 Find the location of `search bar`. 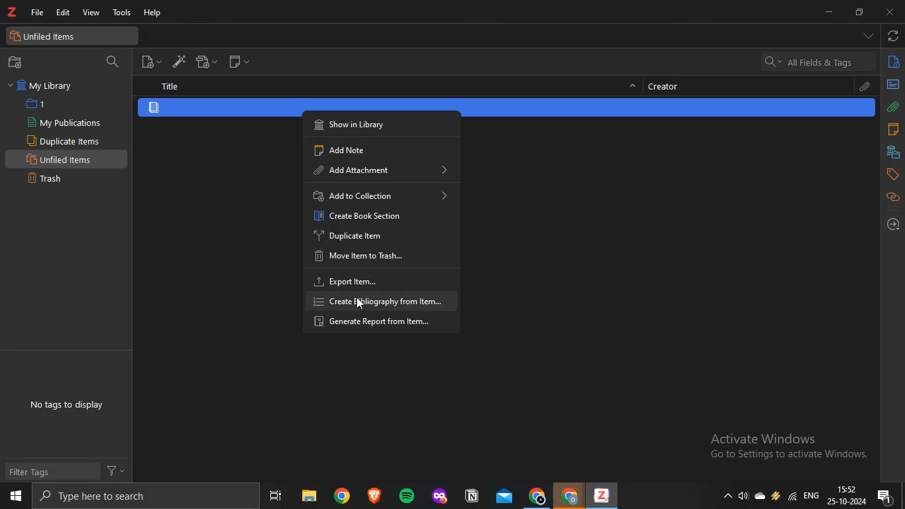

search bar is located at coordinates (818, 61).